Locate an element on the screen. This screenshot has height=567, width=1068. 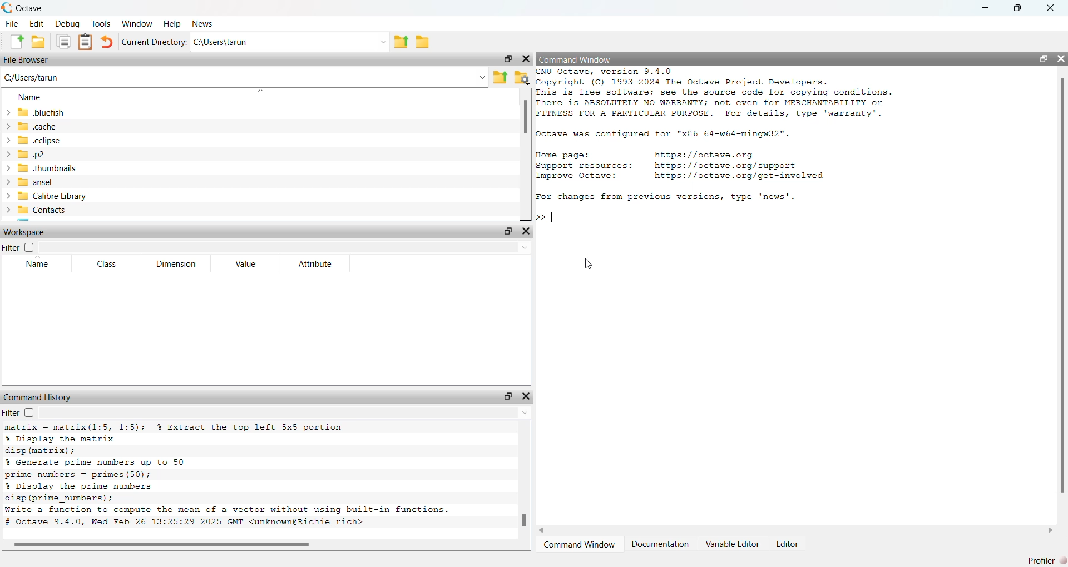
Value  is located at coordinates (246, 263).